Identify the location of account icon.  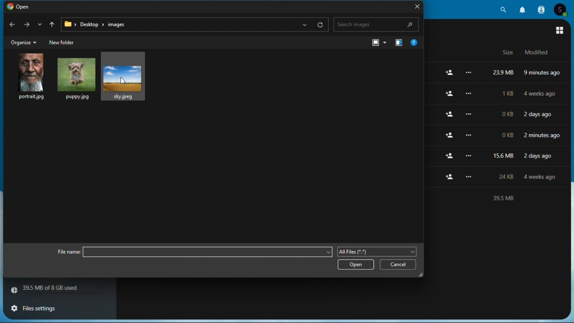
(563, 9).